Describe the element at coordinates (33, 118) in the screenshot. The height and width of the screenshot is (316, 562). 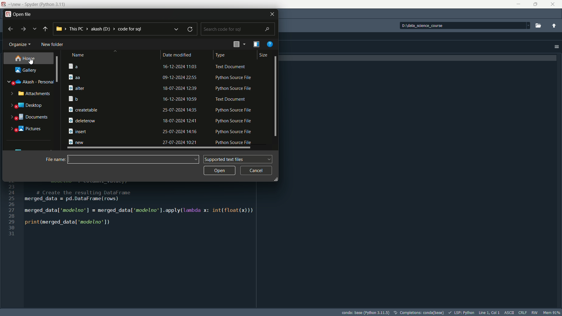
I see `documents` at that location.